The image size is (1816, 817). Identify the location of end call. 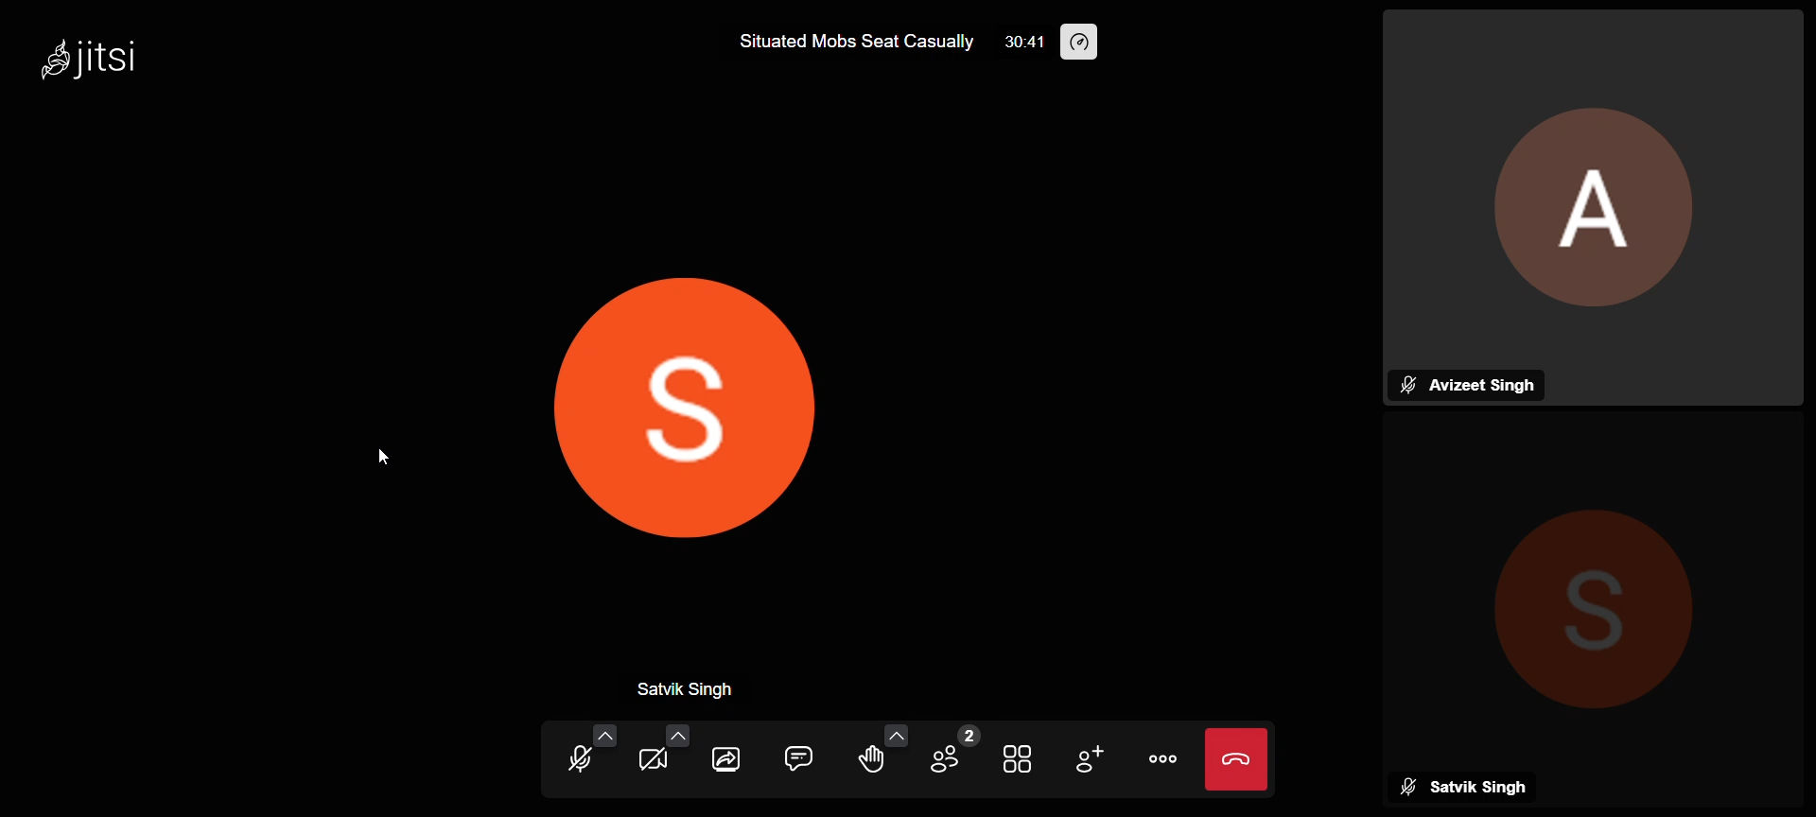
(1239, 758).